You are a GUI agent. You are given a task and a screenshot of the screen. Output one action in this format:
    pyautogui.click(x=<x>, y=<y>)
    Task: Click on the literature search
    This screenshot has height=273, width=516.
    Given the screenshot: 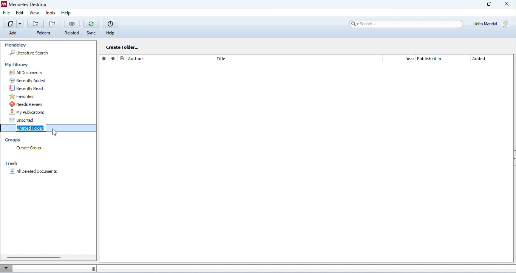 What is the action you would take?
    pyautogui.click(x=29, y=53)
    